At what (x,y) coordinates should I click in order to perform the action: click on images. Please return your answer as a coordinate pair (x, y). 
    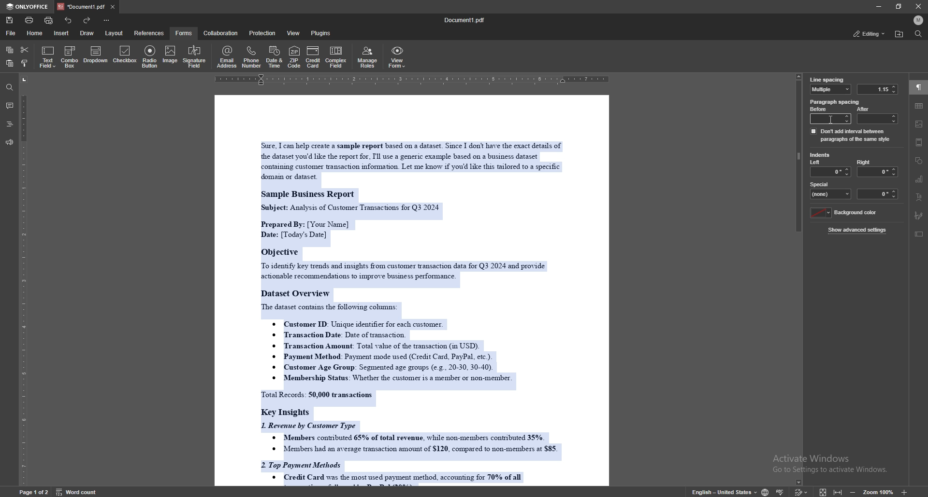
    Looking at the image, I should click on (919, 124).